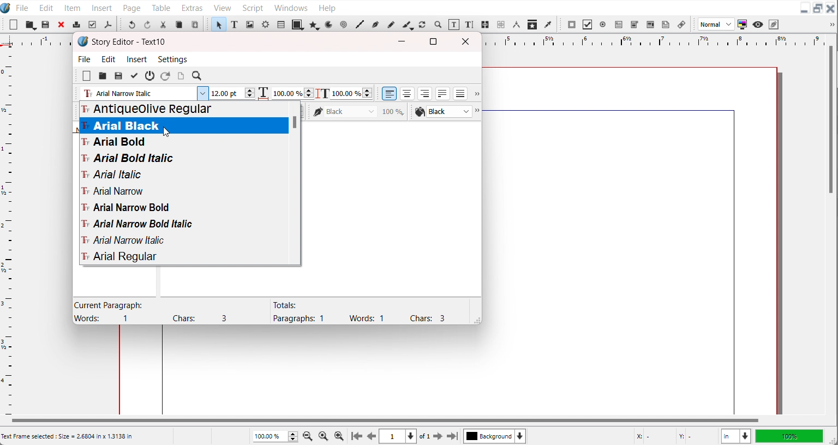 This screenshot has height=445, width=838. What do you see at coordinates (254, 7) in the screenshot?
I see `Script` at bounding box center [254, 7].